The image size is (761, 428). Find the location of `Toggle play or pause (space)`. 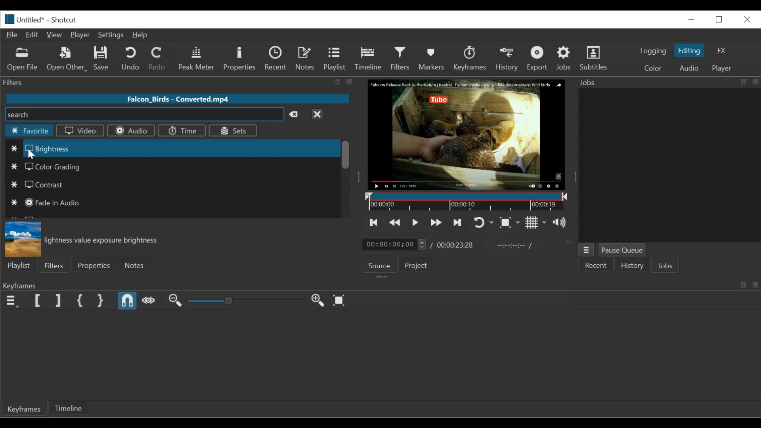

Toggle play or pause (space) is located at coordinates (415, 222).